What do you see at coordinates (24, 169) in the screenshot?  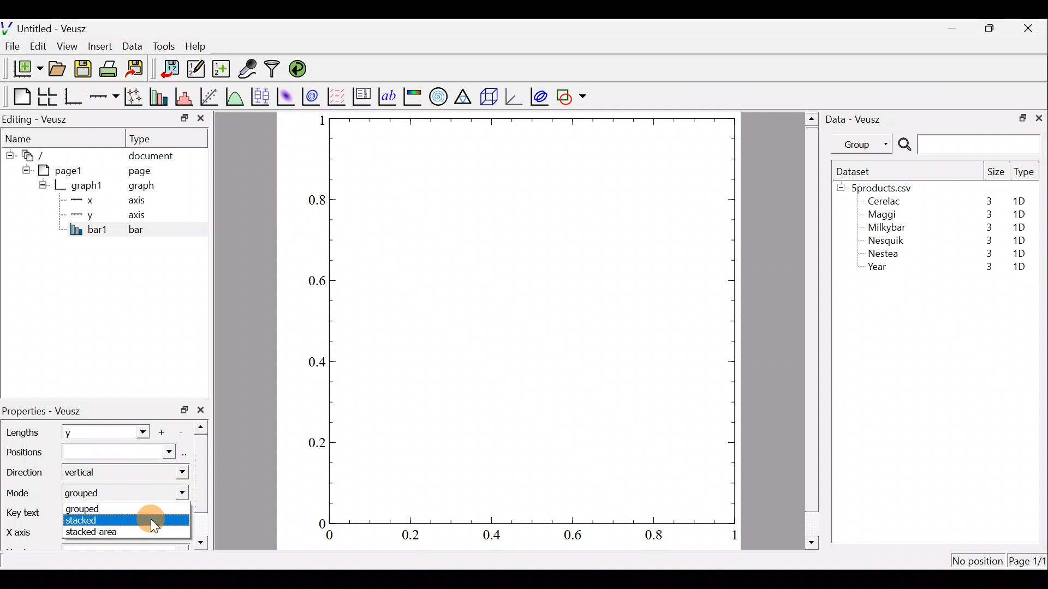 I see `hide` at bounding box center [24, 169].